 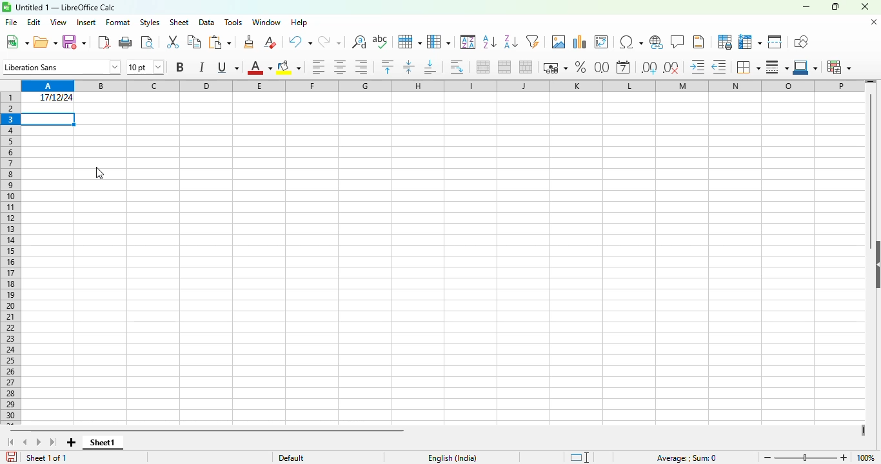 I want to click on align top, so click(x=388, y=66).